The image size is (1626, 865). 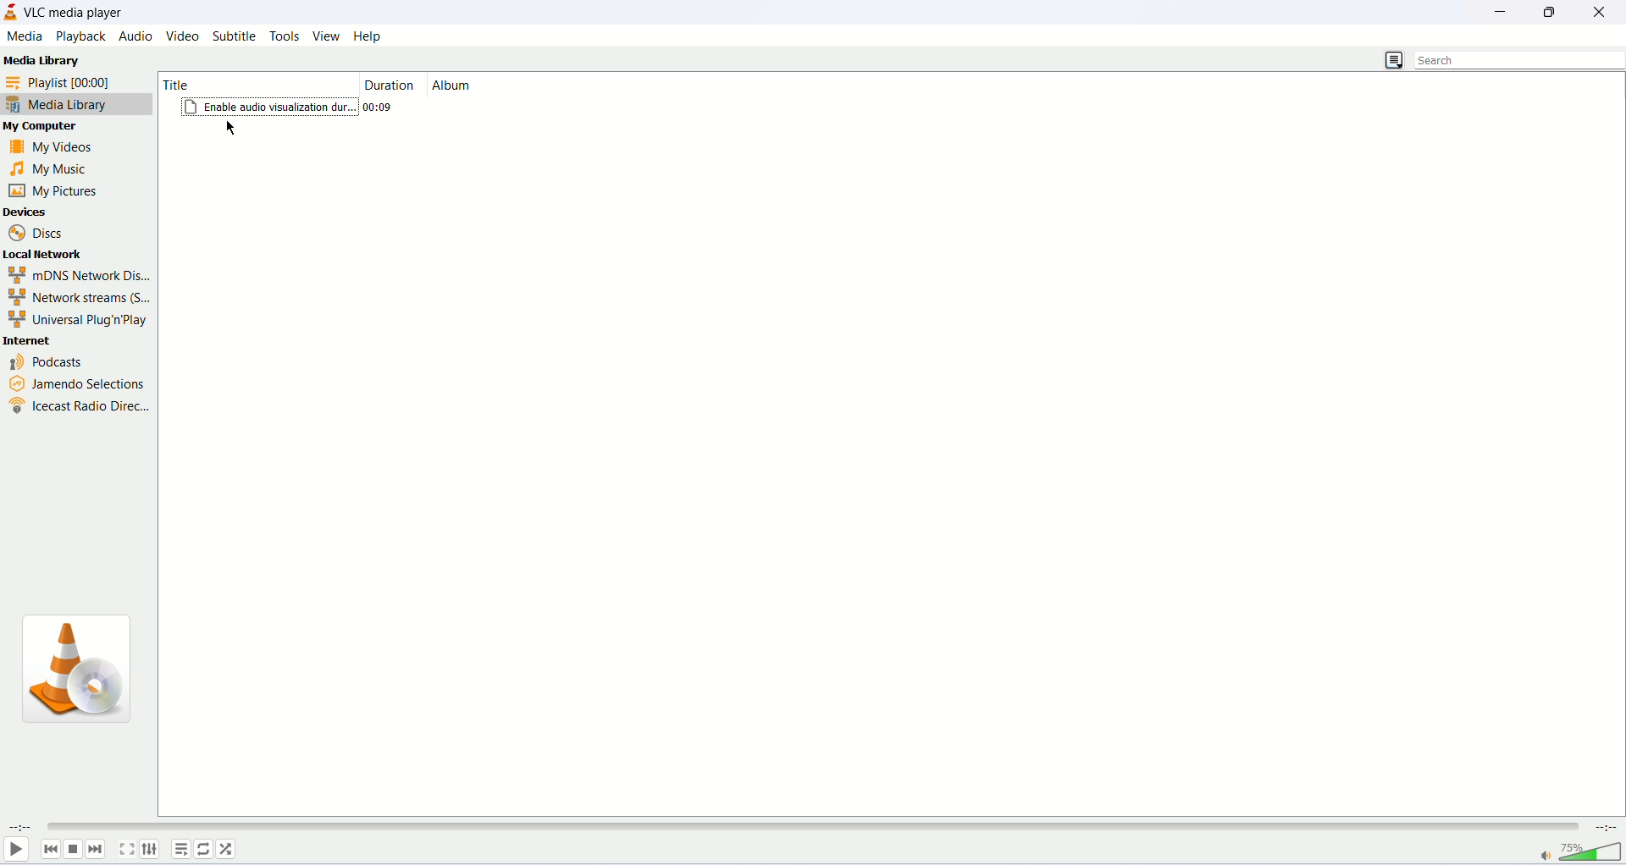 I want to click on maximize, so click(x=1554, y=12).